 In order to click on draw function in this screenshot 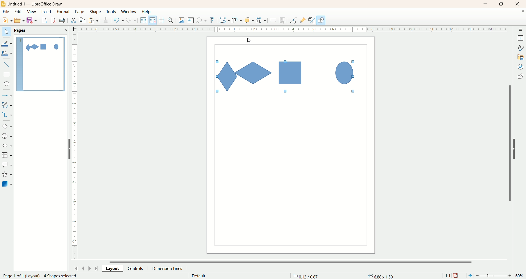, I will do `click(321, 20)`.